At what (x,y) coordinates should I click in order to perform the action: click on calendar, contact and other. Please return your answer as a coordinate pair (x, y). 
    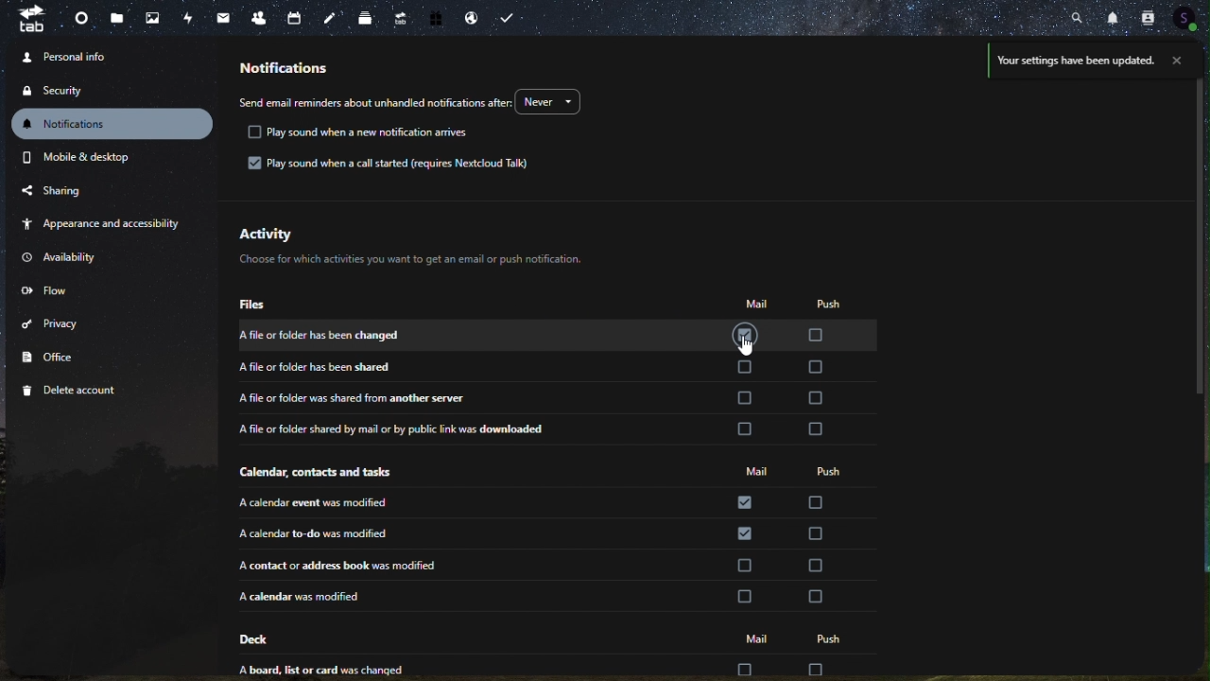
    Looking at the image, I should click on (323, 470).